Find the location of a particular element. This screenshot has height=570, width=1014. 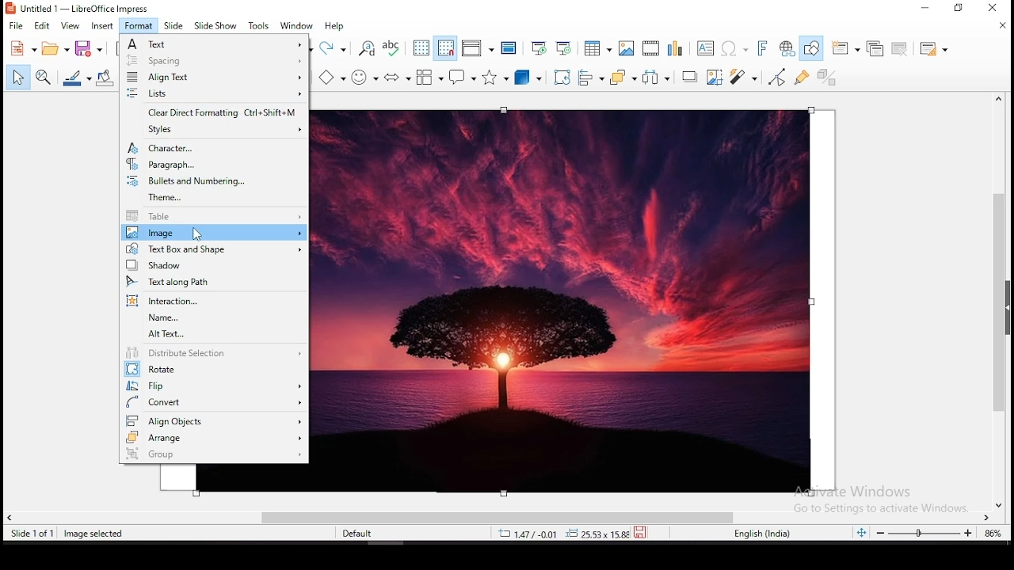

image seleted is located at coordinates (94, 534).